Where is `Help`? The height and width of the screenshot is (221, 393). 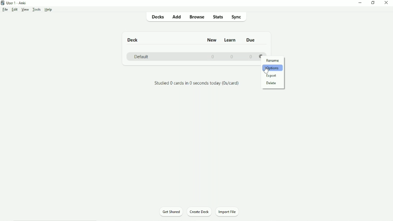
Help is located at coordinates (49, 10).